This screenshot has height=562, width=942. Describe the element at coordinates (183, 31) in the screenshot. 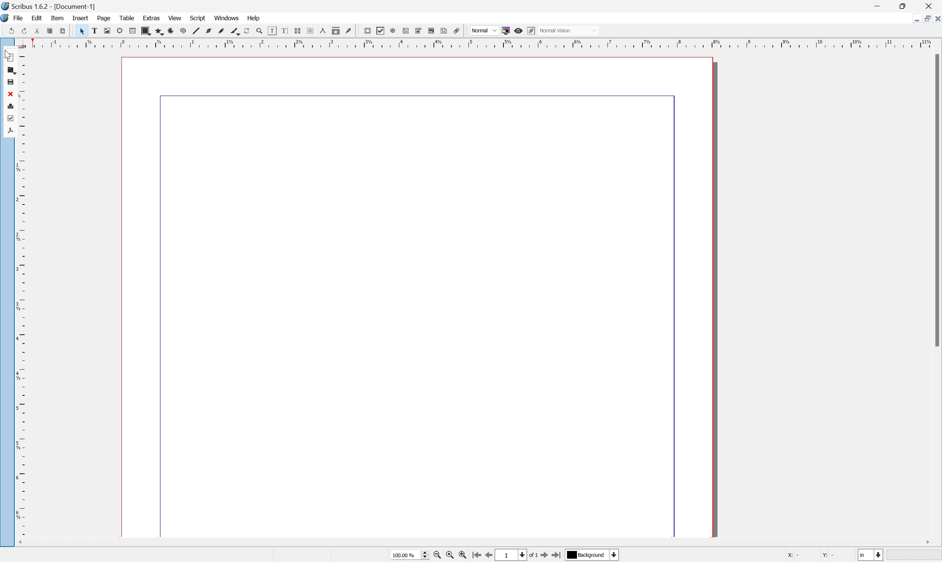

I see `text frame` at that location.